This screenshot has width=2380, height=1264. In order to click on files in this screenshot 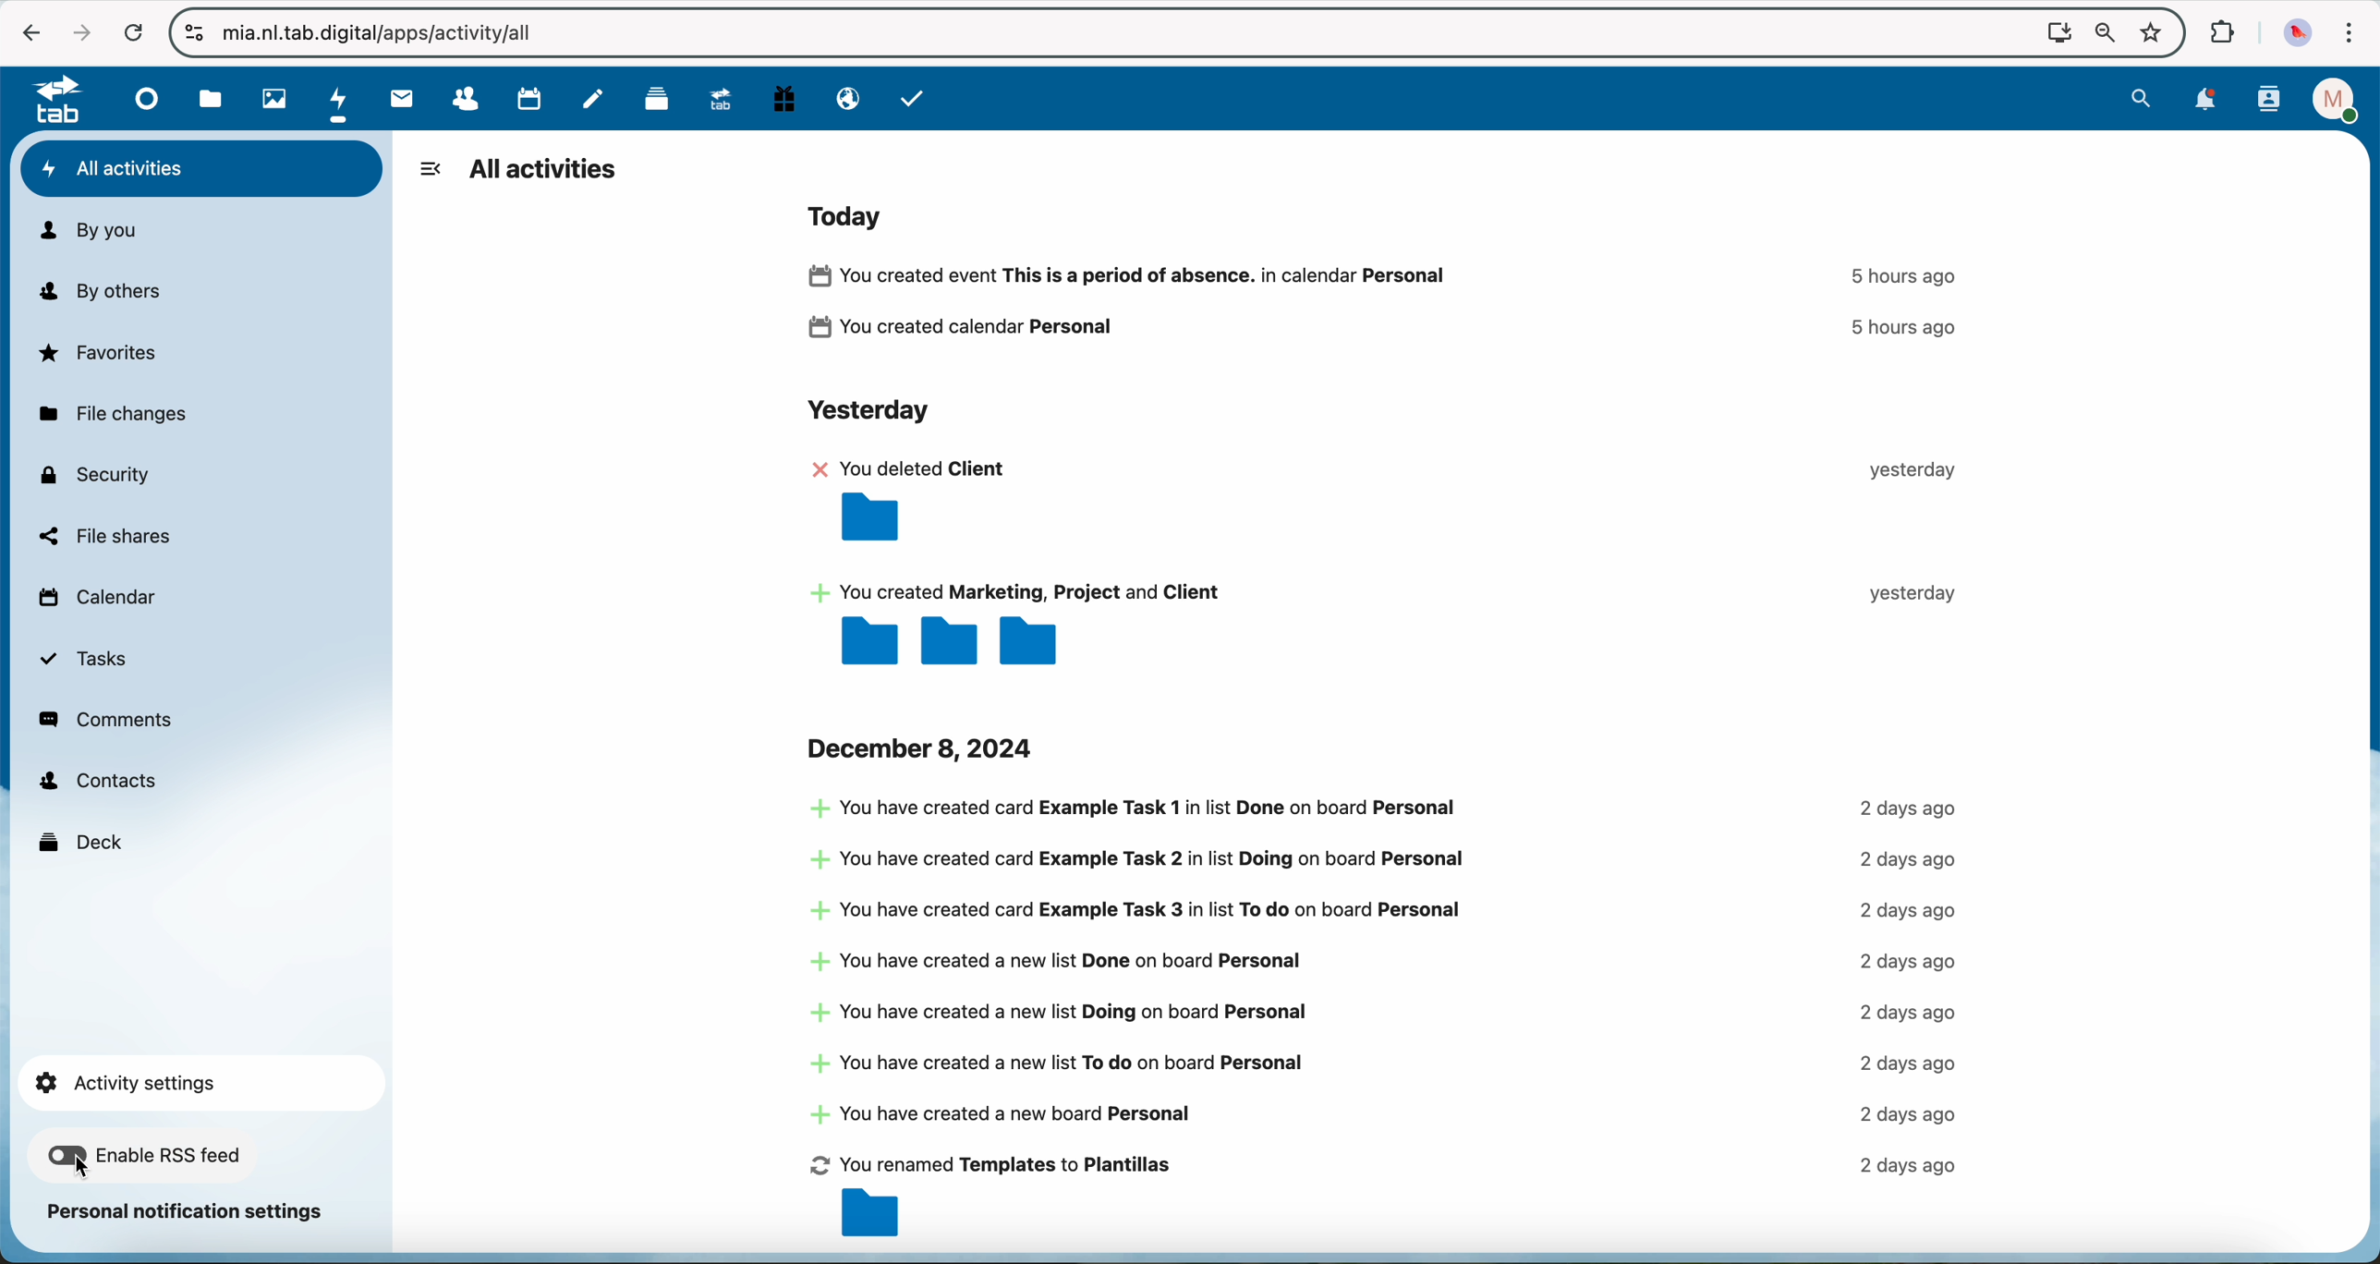, I will do `click(211, 99)`.